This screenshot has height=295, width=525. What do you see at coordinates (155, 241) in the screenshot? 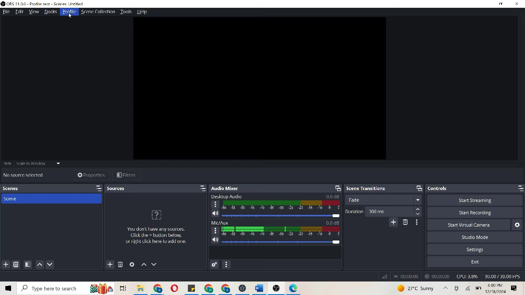
I see `You dont have any sources. Click the+button below, or right click here to add one` at bounding box center [155, 241].